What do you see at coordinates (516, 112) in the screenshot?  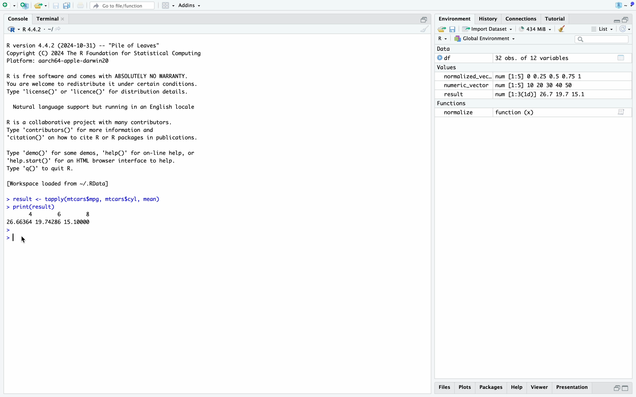 I see `function (x)` at bounding box center [516, 112].